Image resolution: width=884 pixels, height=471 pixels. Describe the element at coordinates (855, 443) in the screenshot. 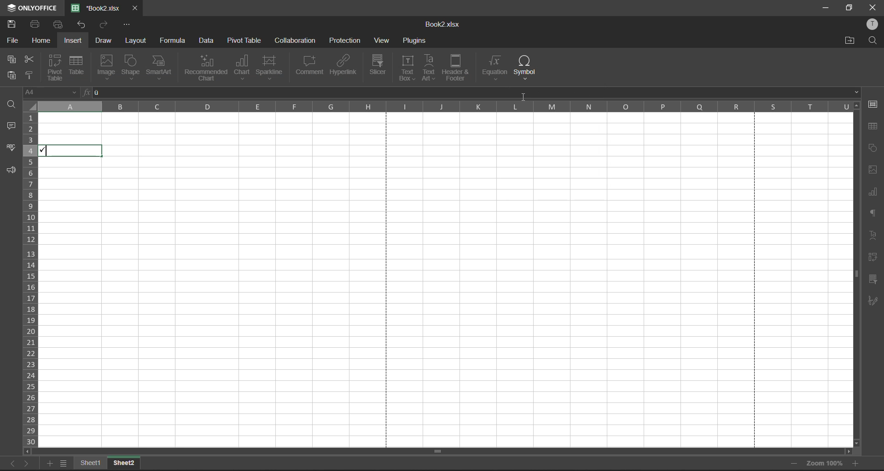

I see `scroll down` at that location.